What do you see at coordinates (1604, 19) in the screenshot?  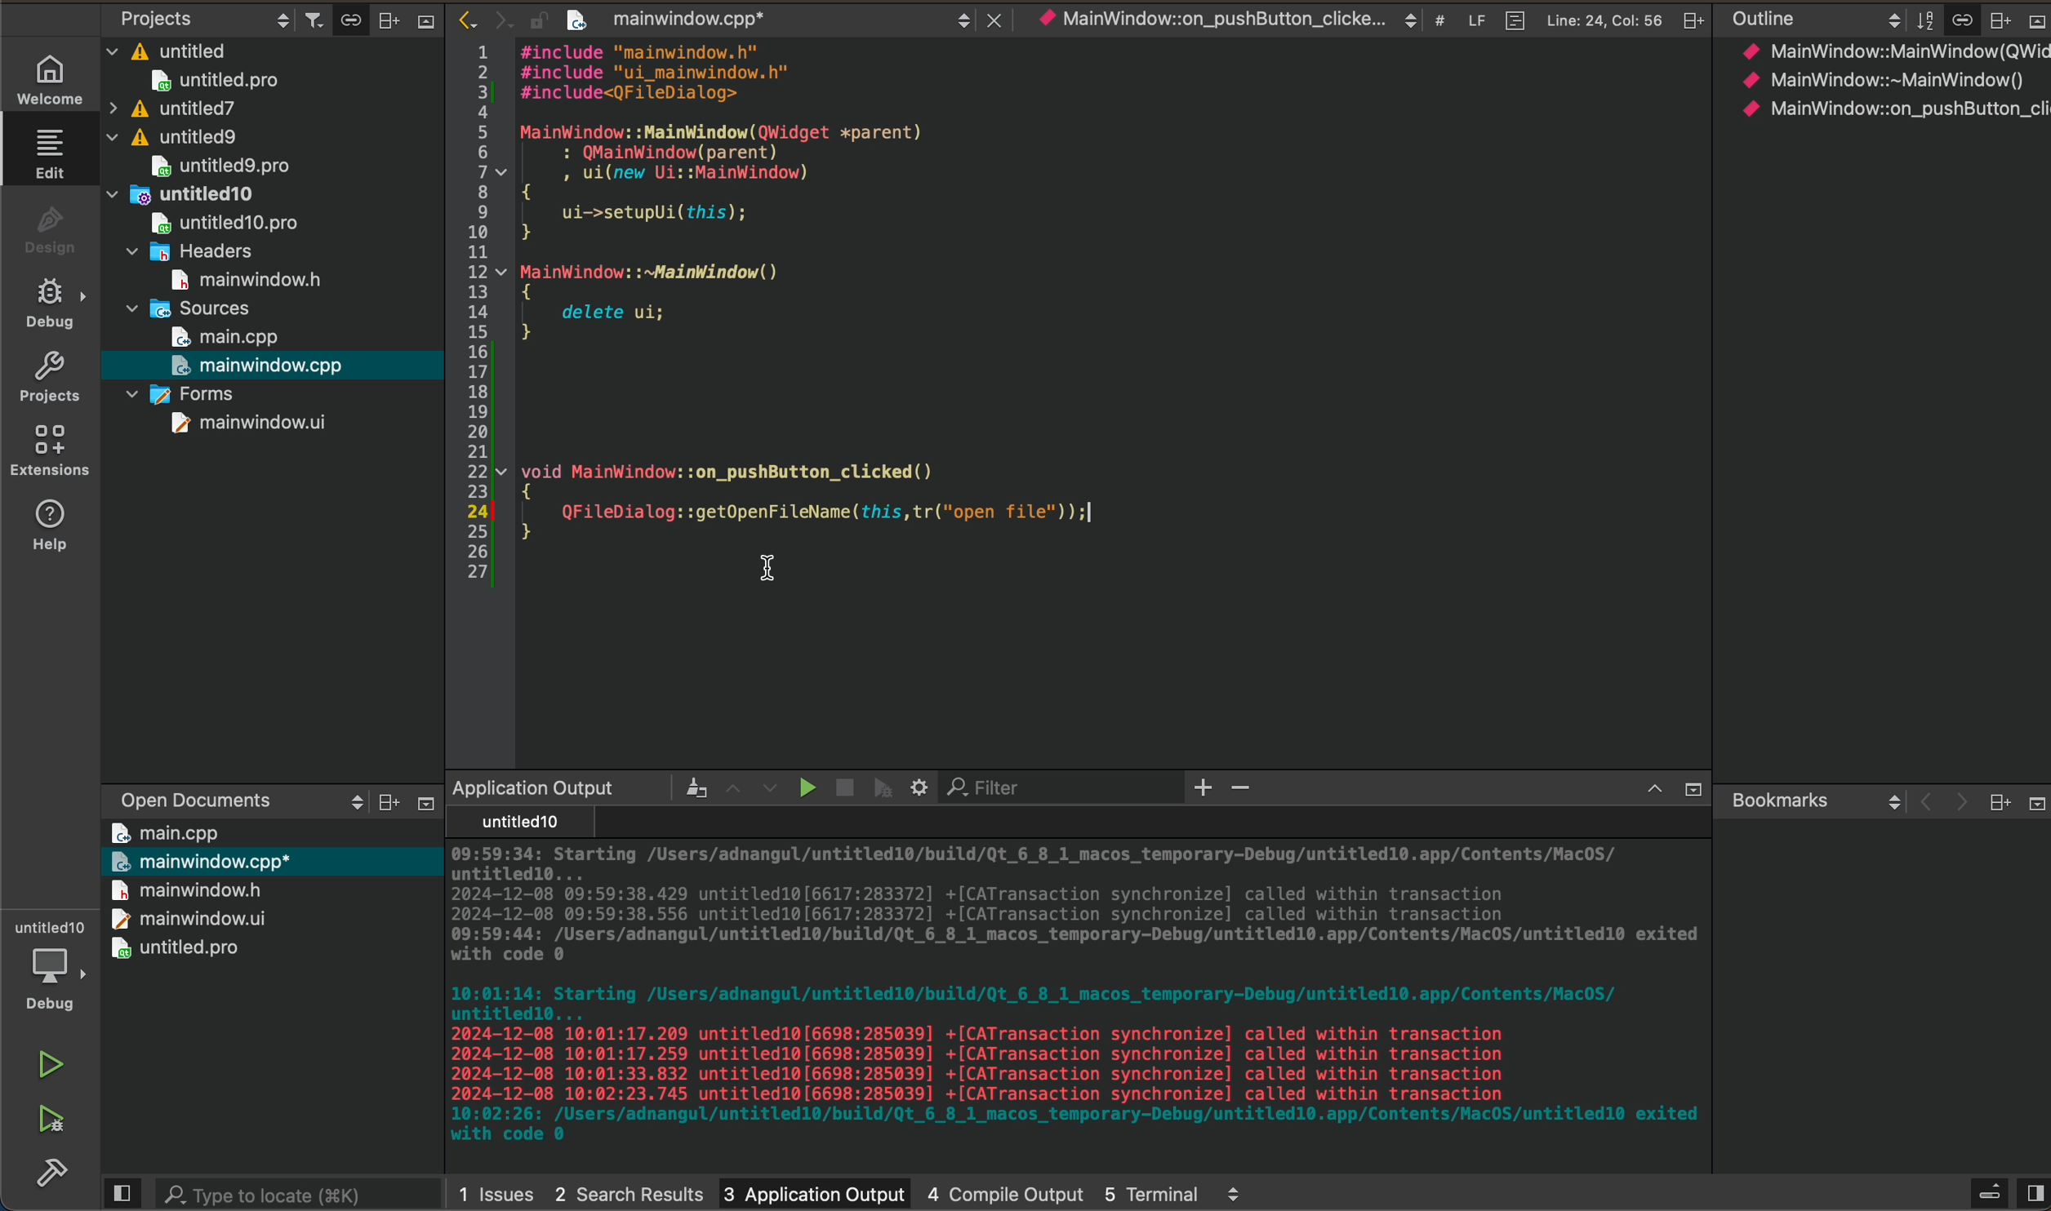 I see `Line: 24, Col: 5` at bounding box center [1604, 19].